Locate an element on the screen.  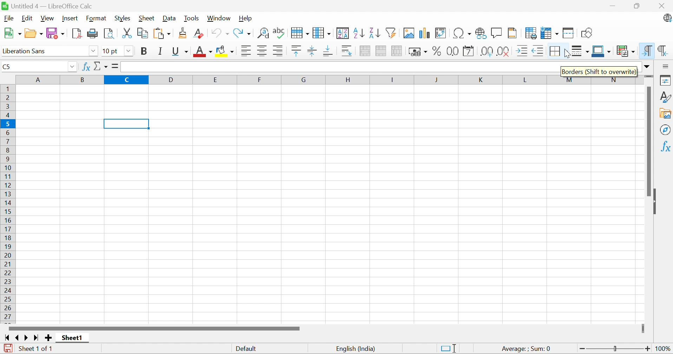
Center vertically is located at coordinates (311, 50).